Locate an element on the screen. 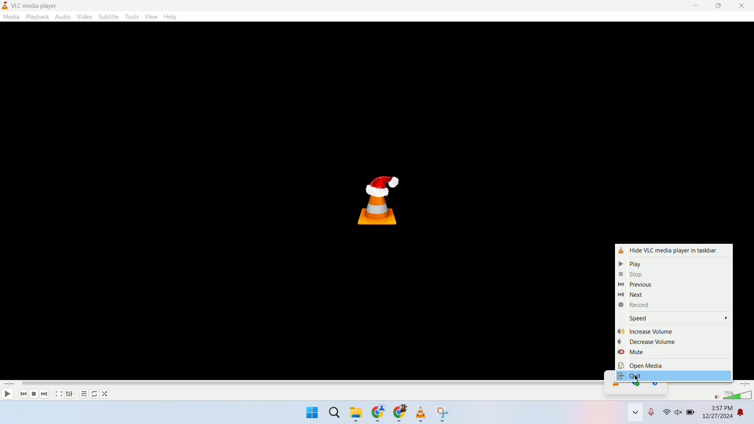  quit is located at coordinates (673, 375).